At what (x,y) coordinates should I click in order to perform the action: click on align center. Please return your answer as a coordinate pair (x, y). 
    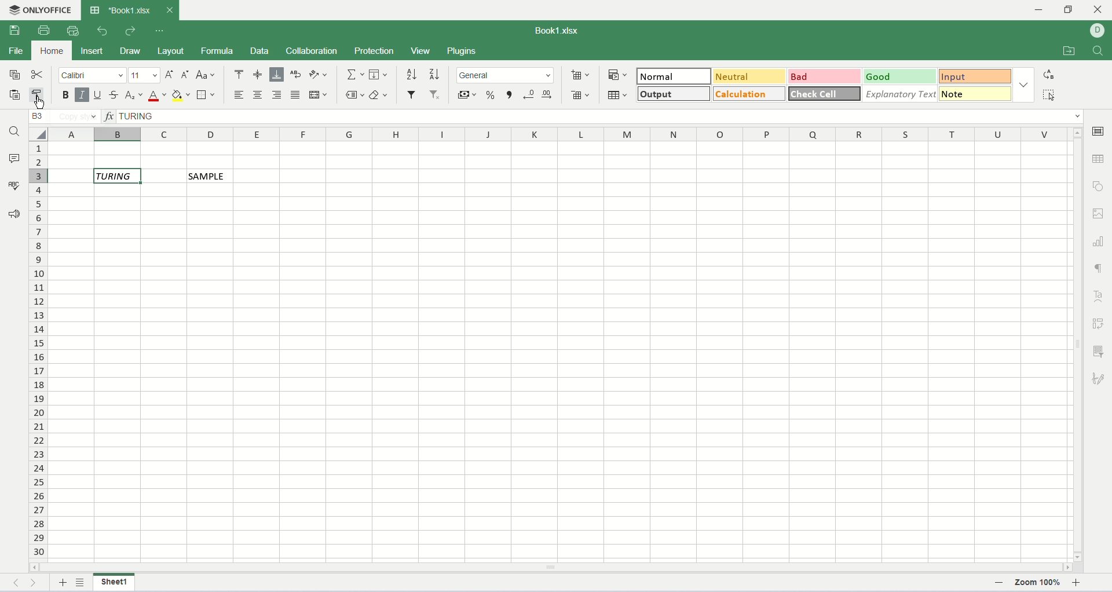
    Looking at the image, I should click on (258, 94).